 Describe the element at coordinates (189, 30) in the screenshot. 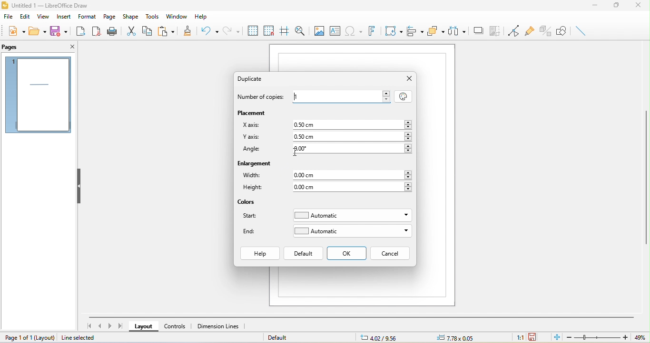

I see `clone formatting` at that location.